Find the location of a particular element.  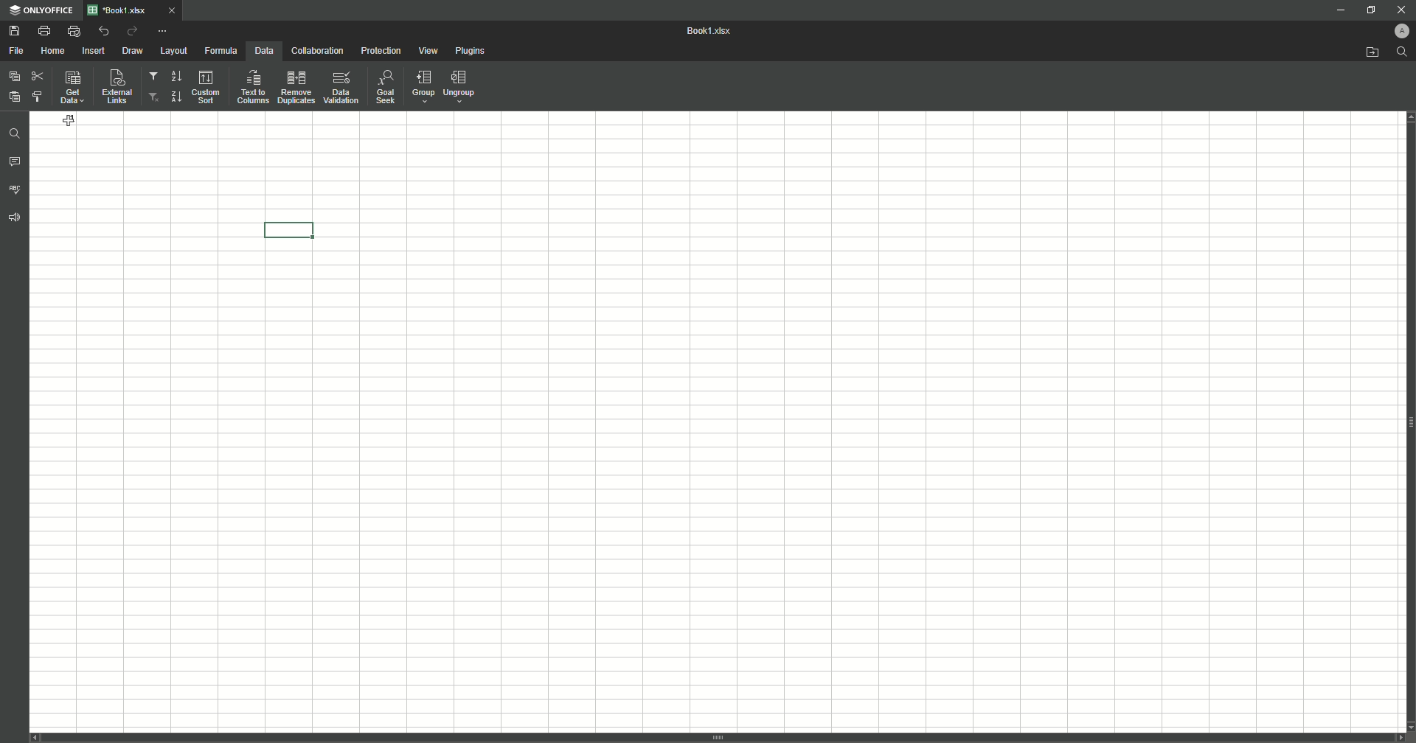

Book1 is located at coordinates (713, 32).